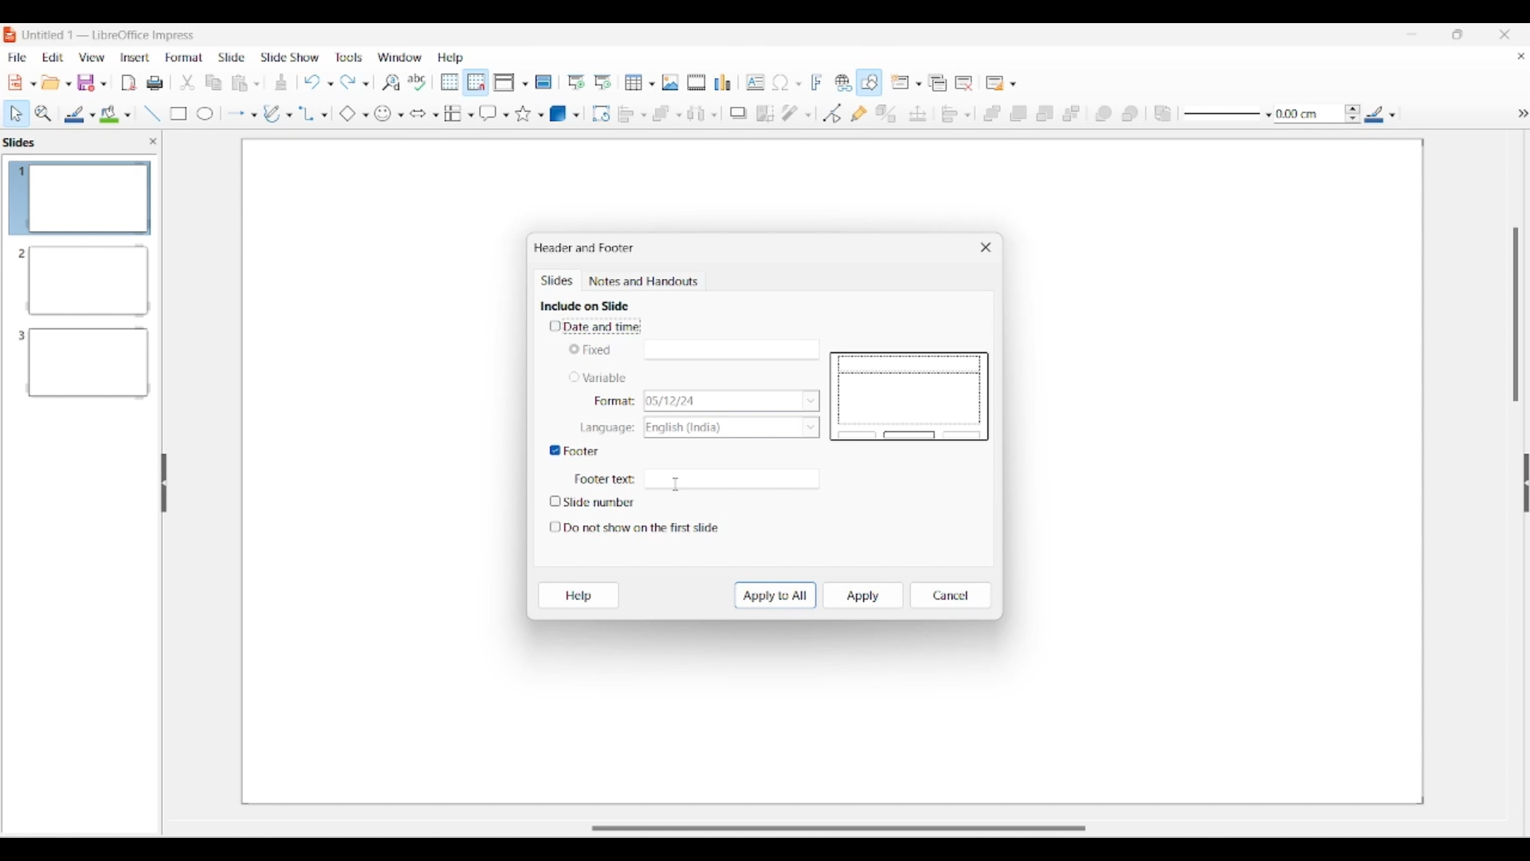 This screenshot has width=1530, height=861. I want to click on Help menu, so click(451, 58).